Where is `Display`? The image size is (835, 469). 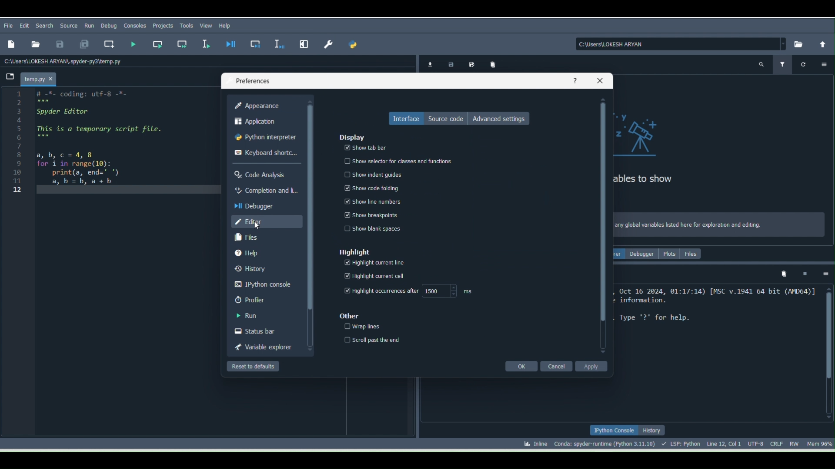 Display is located at coordinates (353, 136).